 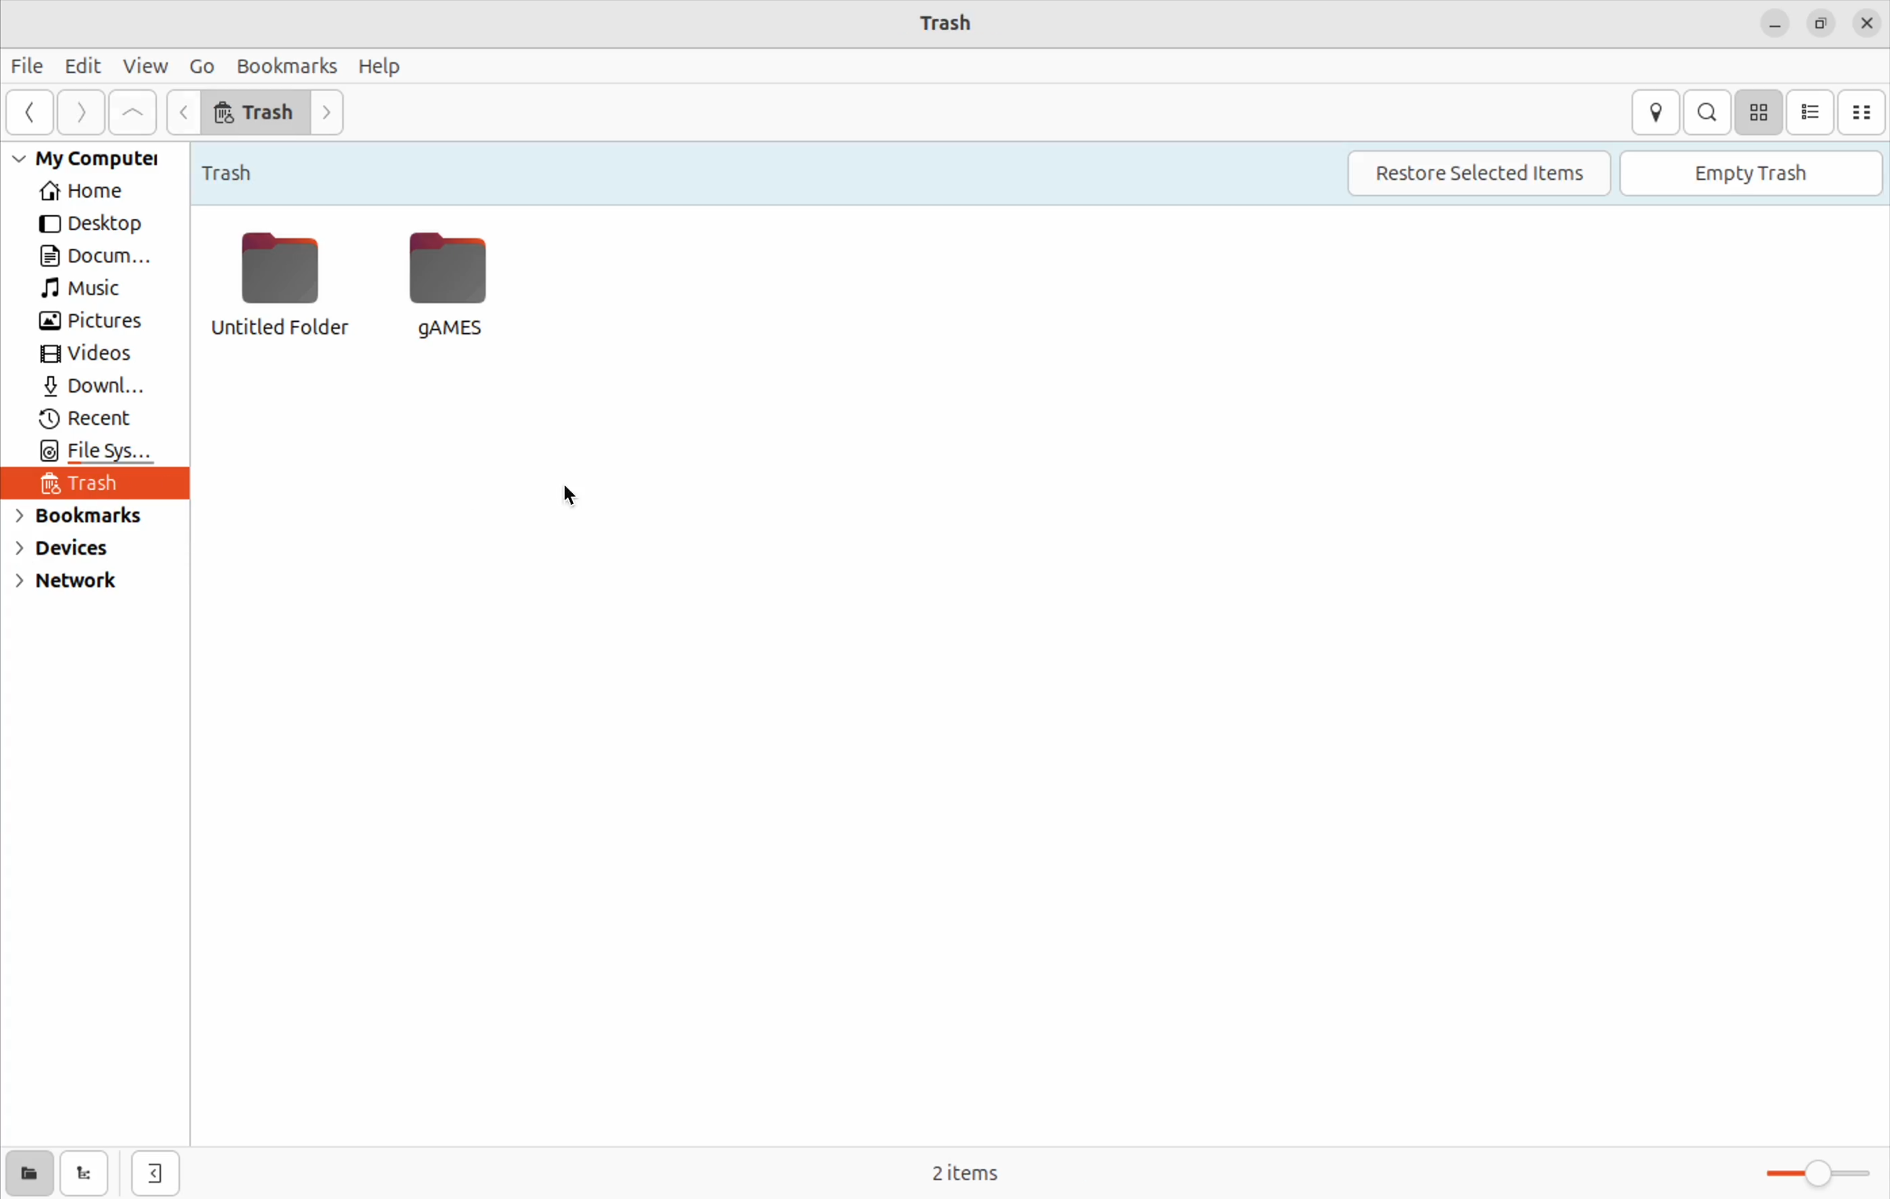 I want to click on File system, so click(x=90, y=454).